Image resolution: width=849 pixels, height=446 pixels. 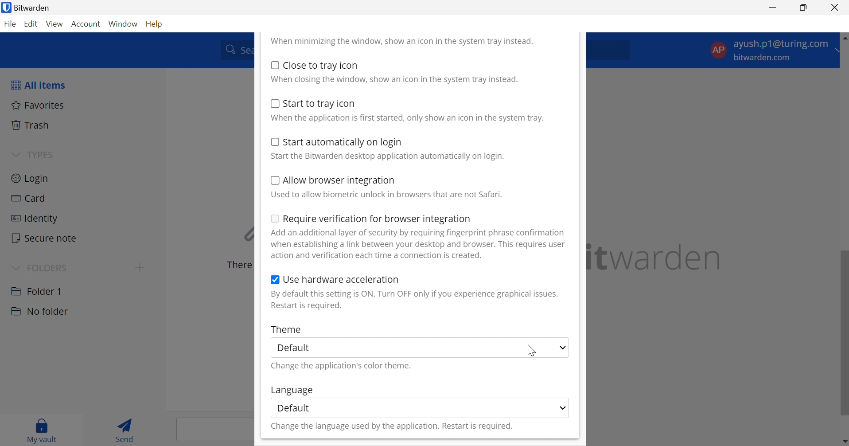 I want to click on My vault, so click(x=42, y=429).